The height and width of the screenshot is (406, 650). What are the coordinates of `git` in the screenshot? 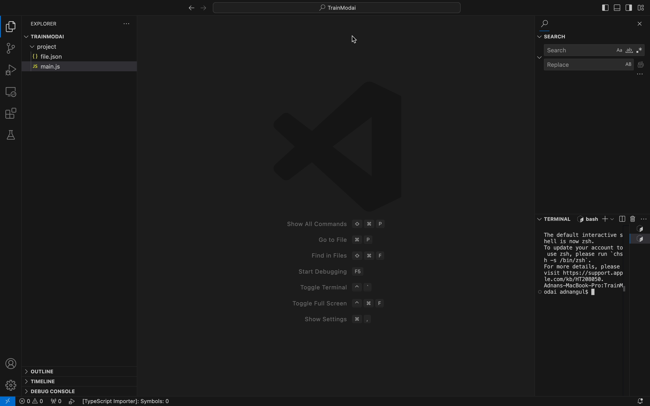 It's located at (12, 49).